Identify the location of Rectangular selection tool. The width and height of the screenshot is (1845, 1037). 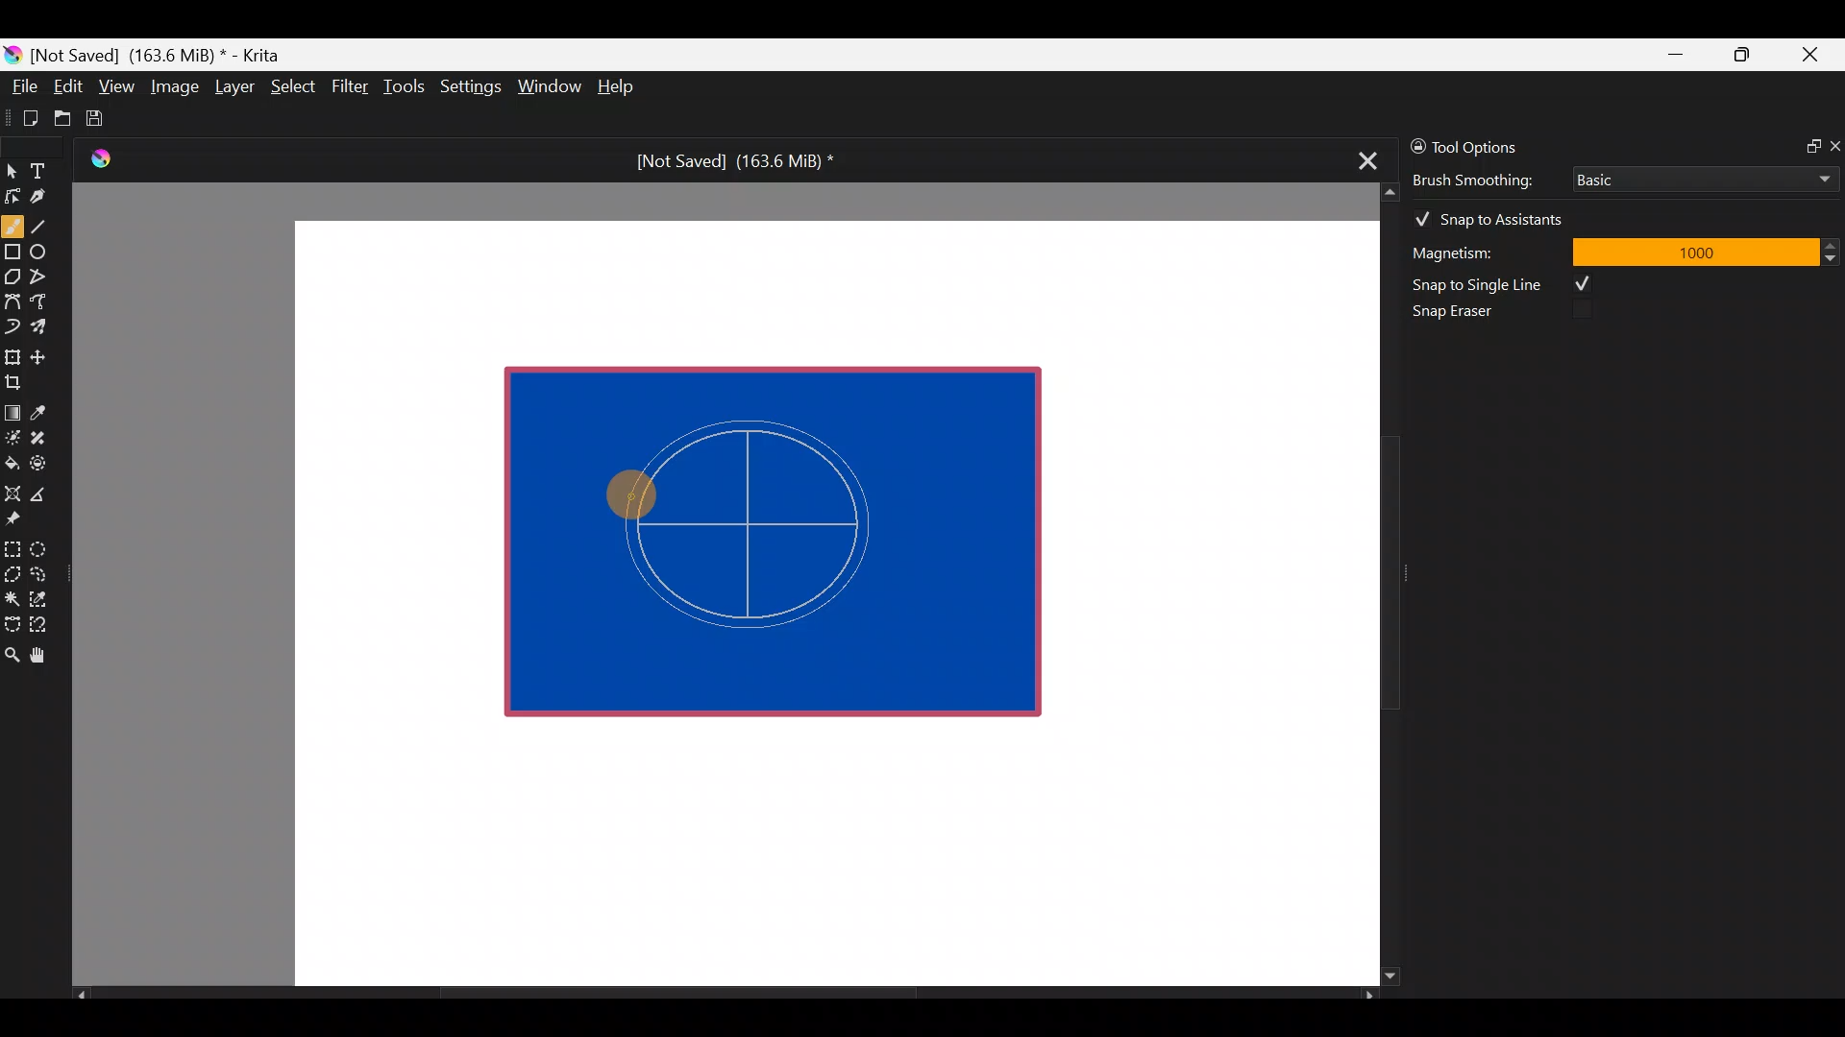
(16, 545).